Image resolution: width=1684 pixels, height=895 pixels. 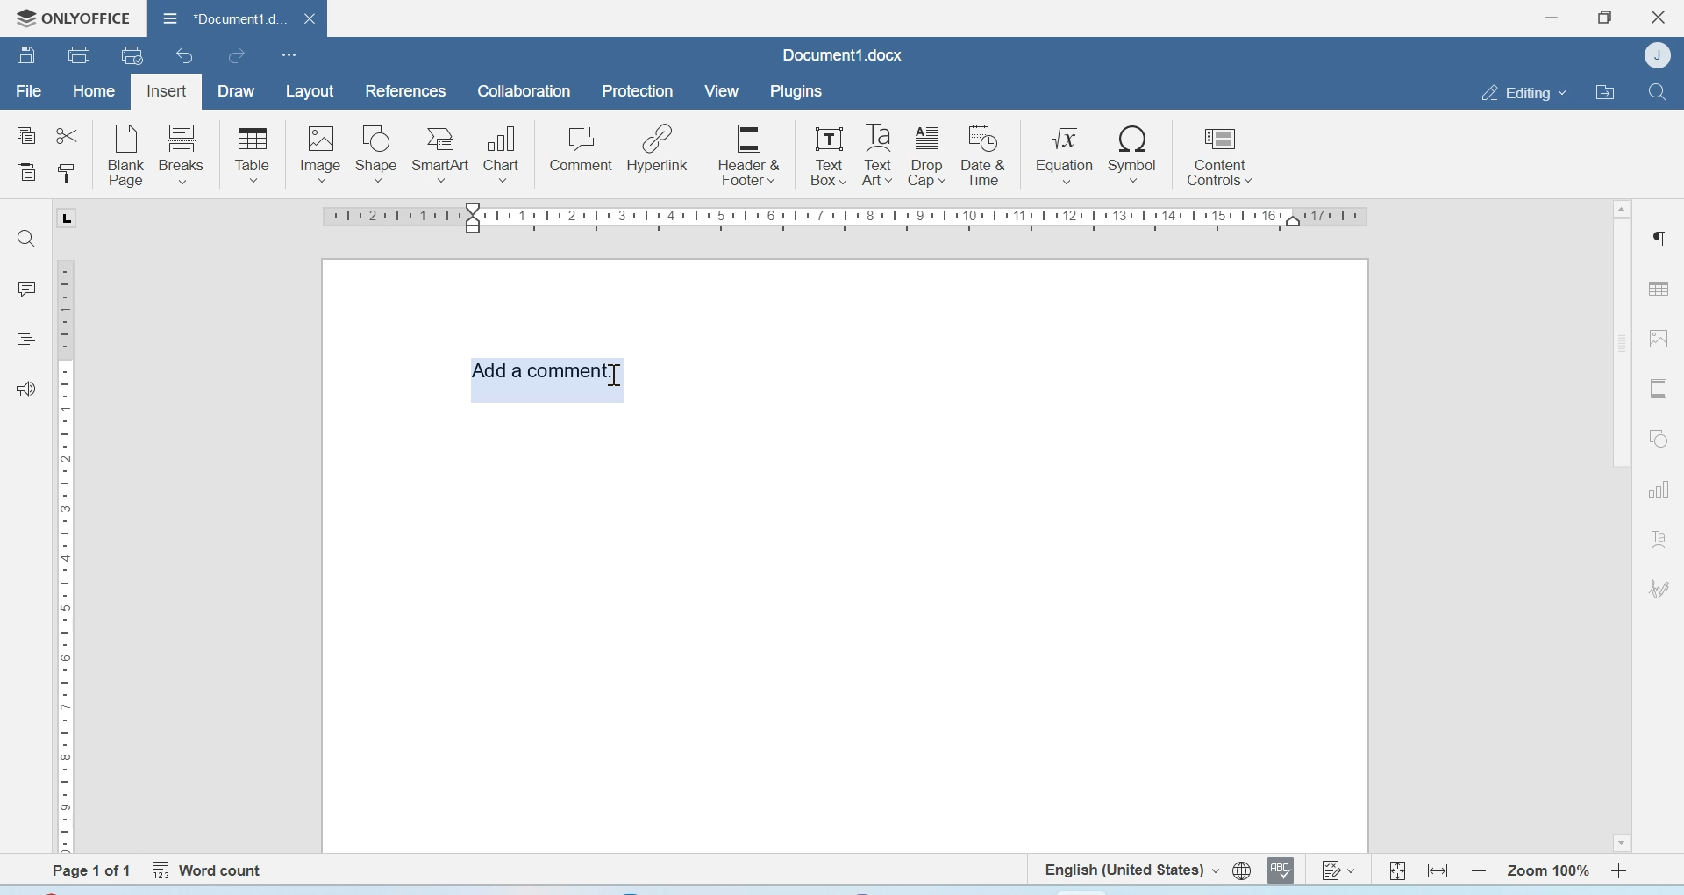 I want to click on customize quick access toolbar, so click(x=289, y=54).